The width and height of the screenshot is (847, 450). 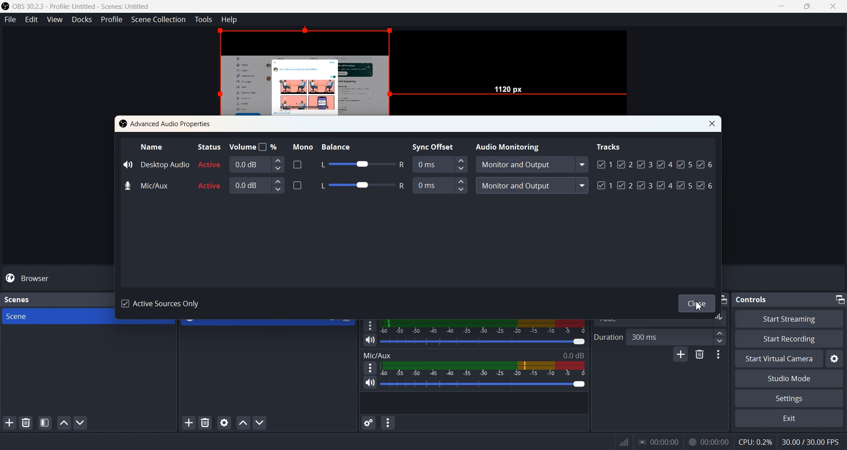 I want to click on Move scene Down, so click(x=81, y=423).